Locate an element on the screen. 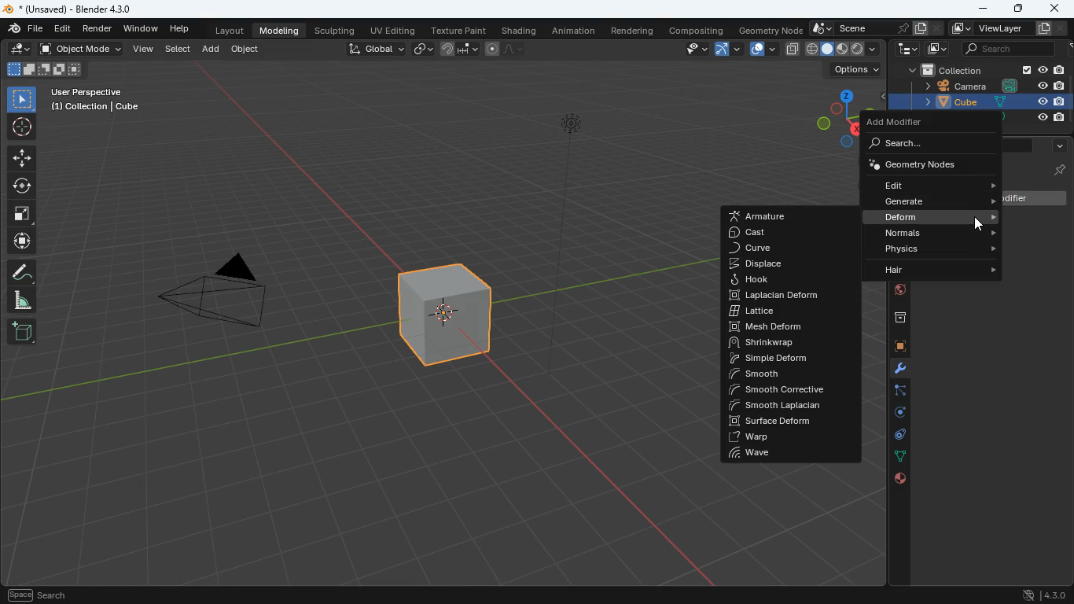 The width and height of the screenshot is (1074, 604). rotation is located at coordinates (892, 414).